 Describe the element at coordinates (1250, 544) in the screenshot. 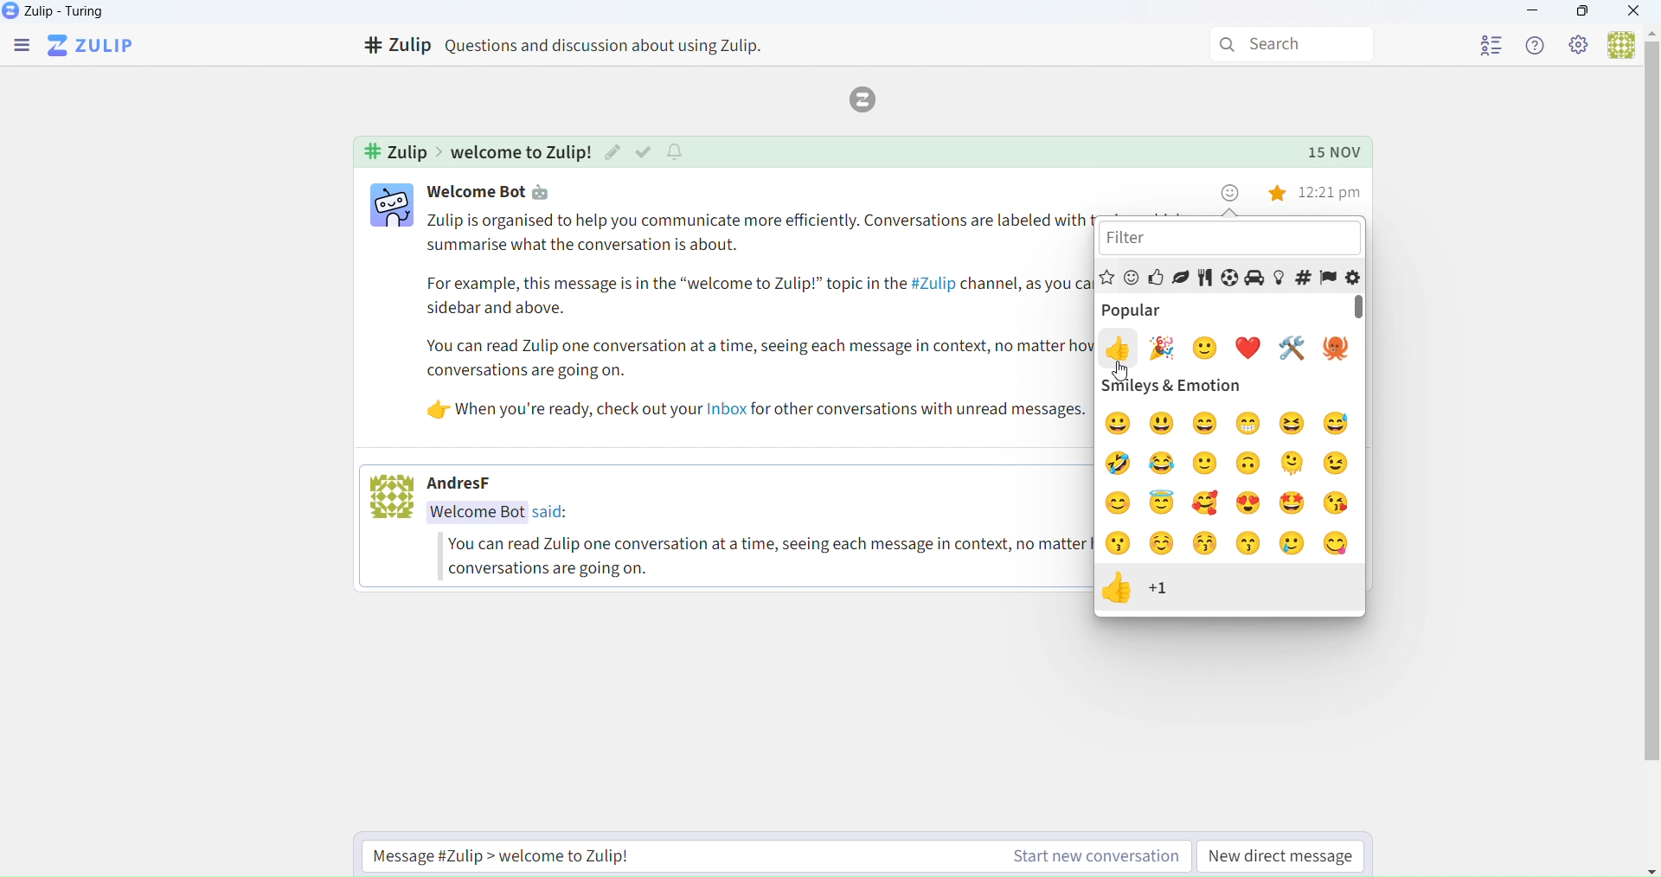

I see `smile with kiss` at that location.